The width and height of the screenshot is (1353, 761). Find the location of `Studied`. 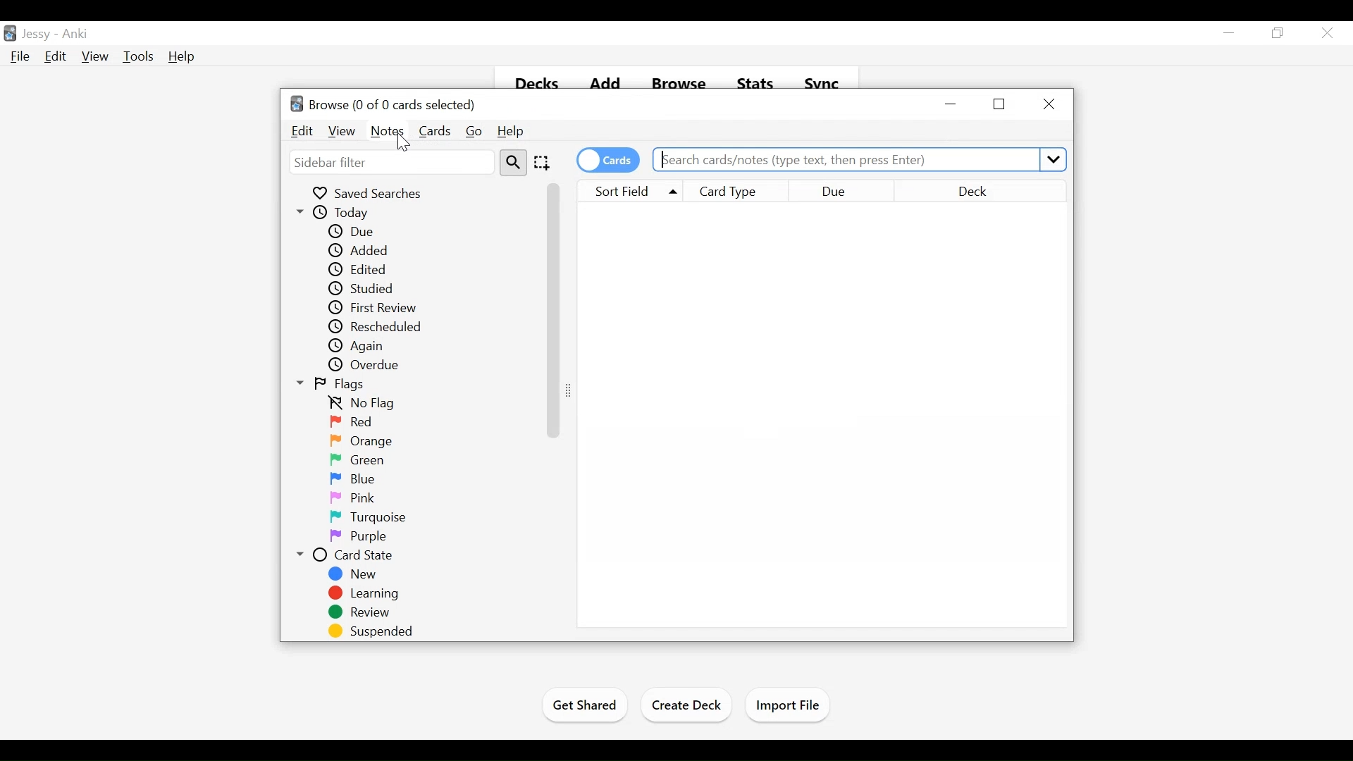

Studied is located at coordinates (360, 290).